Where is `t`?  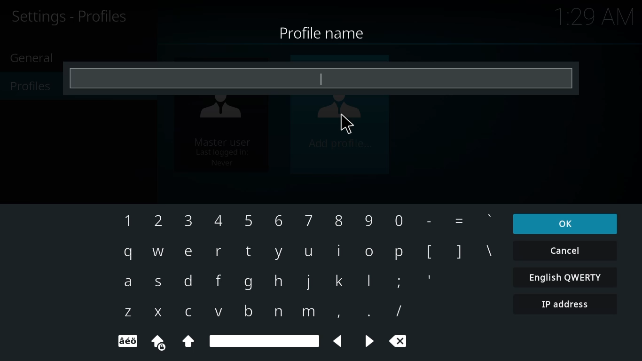
t is located at coordinates (247, 252).